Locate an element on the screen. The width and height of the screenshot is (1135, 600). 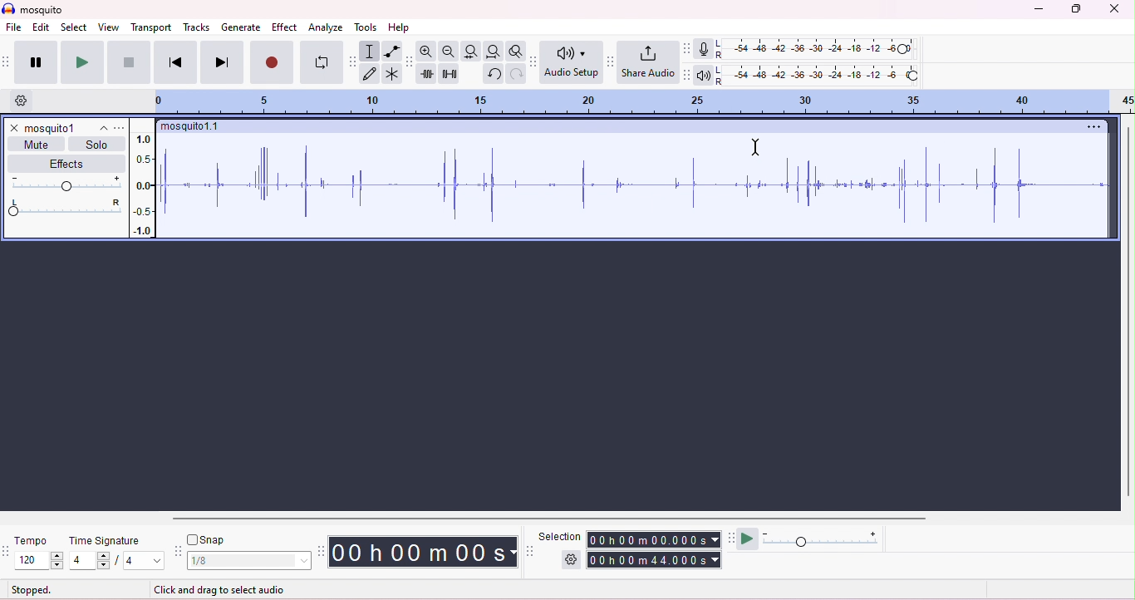
snap tool bar is located at coordinates (179, 553).